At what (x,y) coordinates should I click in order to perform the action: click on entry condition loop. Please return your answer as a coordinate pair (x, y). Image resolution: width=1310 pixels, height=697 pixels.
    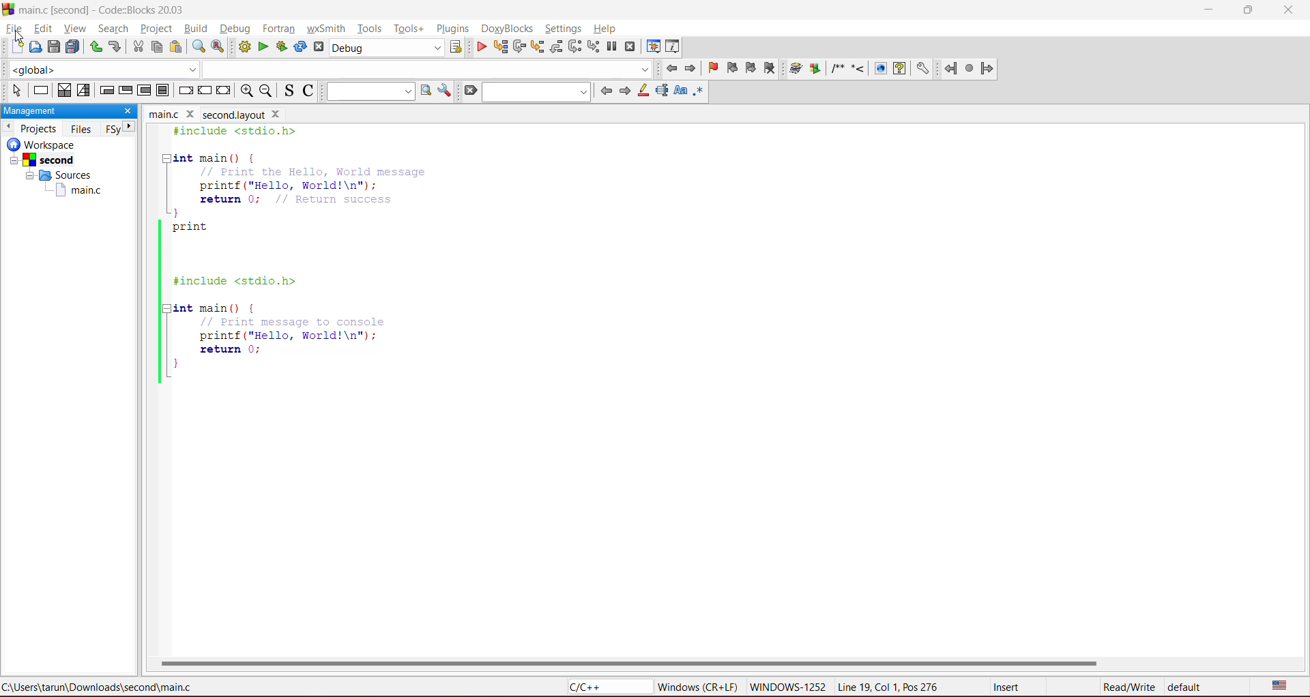
    Looking at the image, I should click on (108, 91).